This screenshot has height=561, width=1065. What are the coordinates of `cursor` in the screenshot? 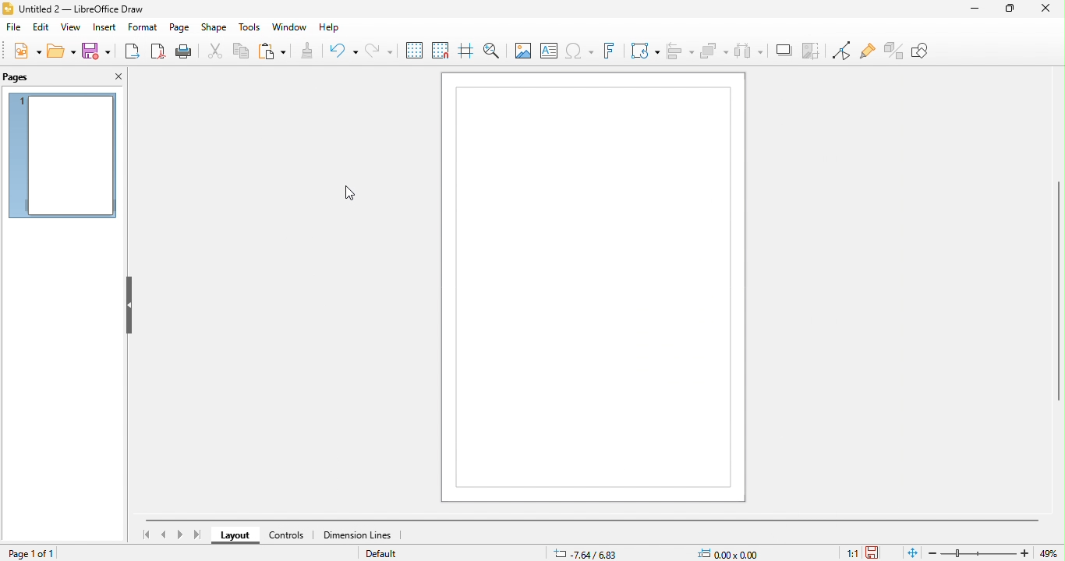 It's located at (346, 193).